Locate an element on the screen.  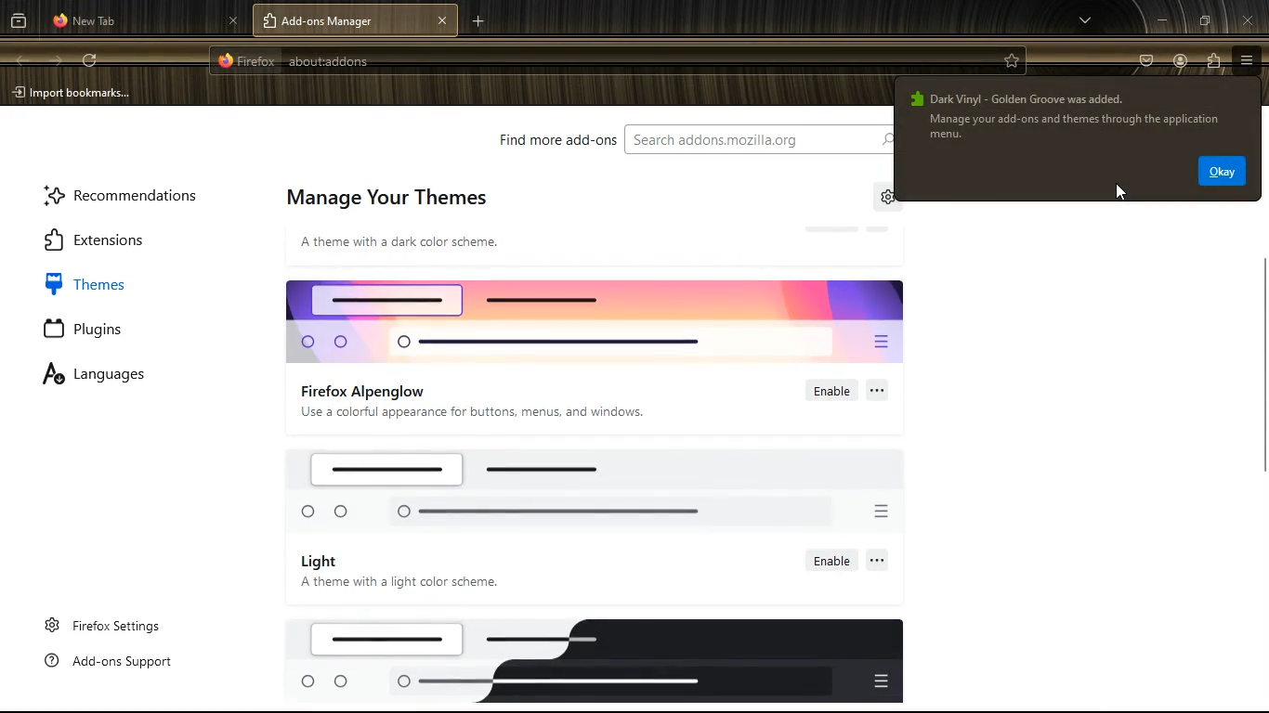
Use a colorful appearance for buttons, menus, and windows. is located at coordinates (478, 411).